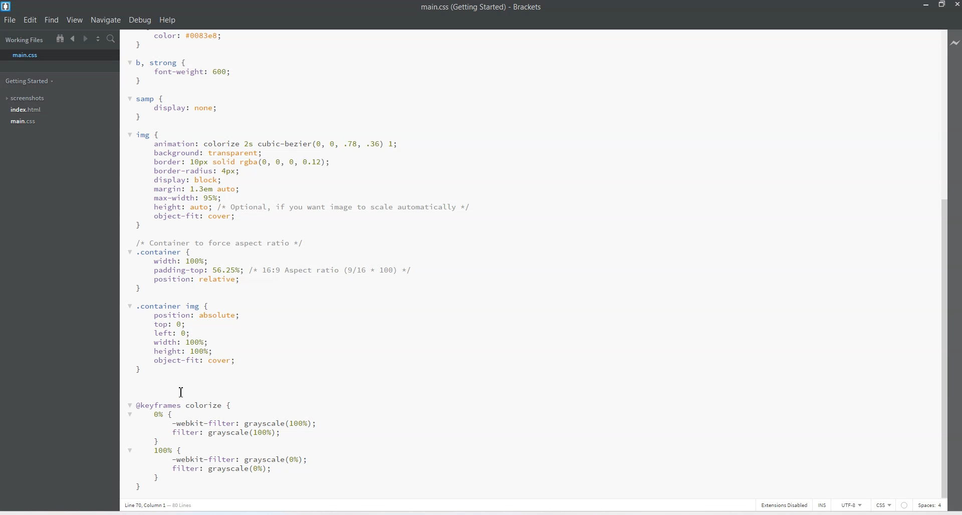 The image size is (962, 515). Describe the element at coordinates (106, 20) in the screenshot. I see `Navigate` at that location.